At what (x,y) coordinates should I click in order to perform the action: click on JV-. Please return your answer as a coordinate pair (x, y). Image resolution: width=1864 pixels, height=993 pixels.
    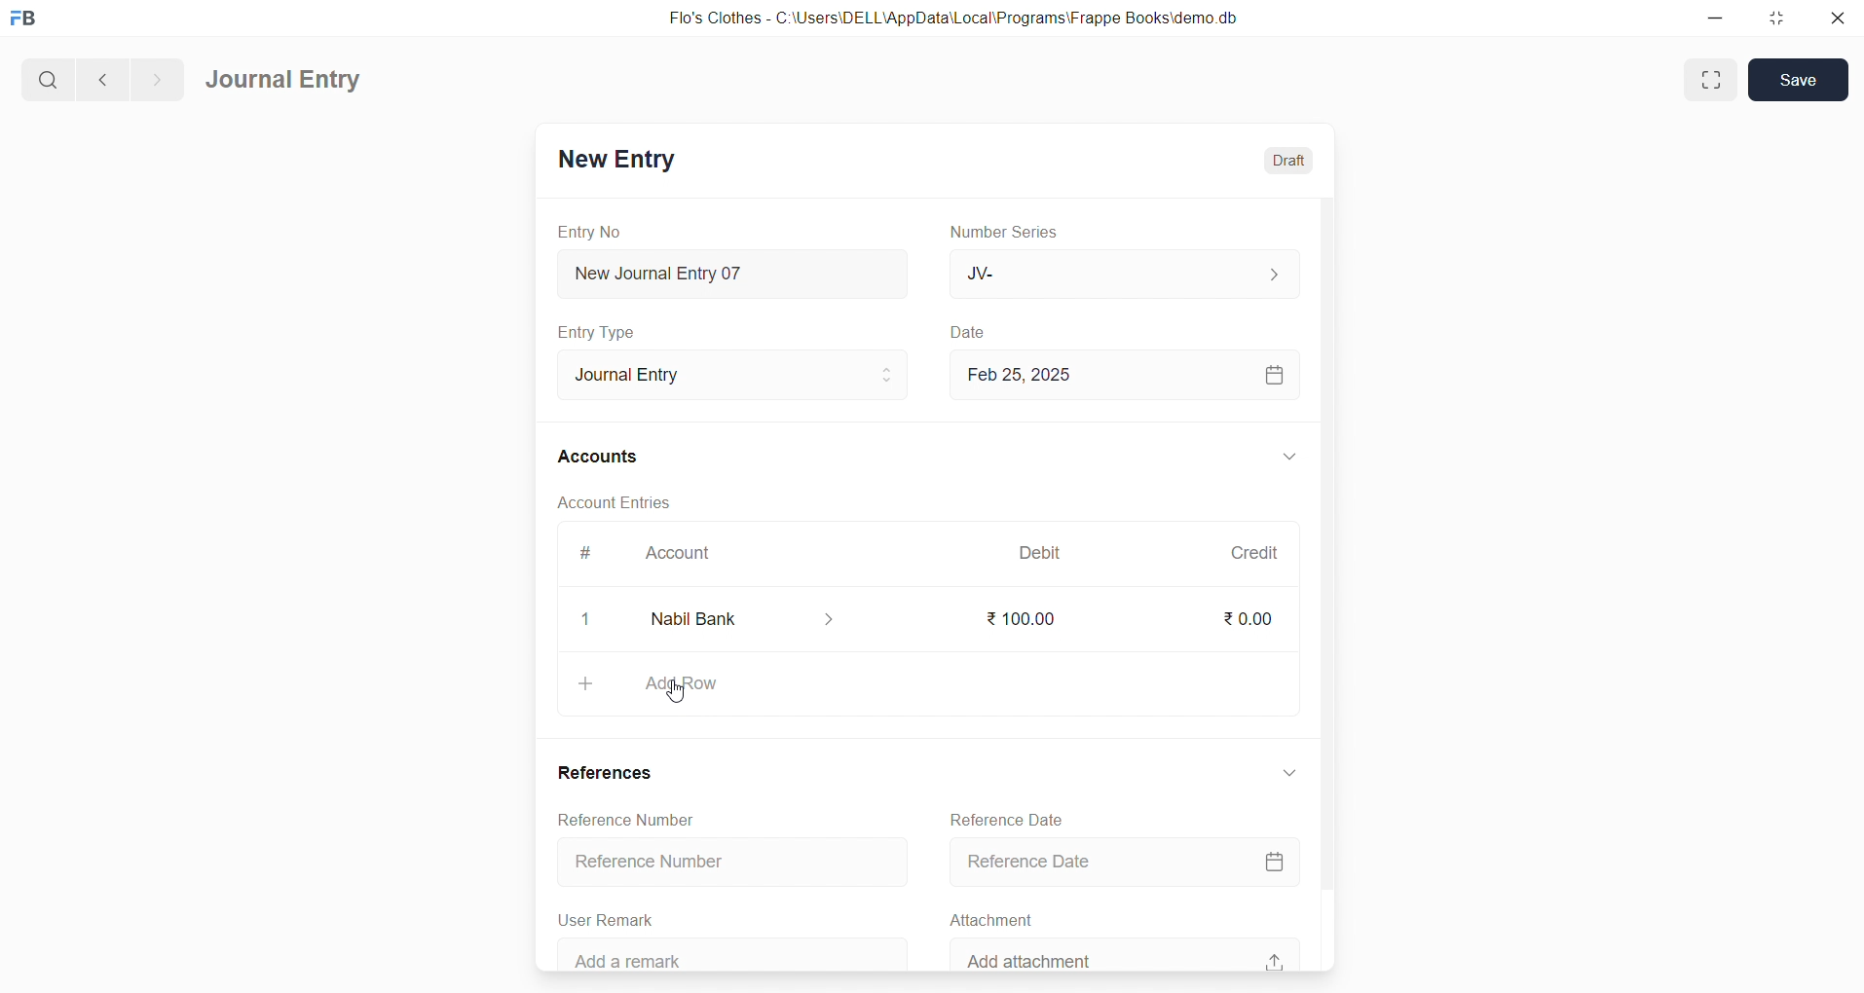
    Looking at the image, I should click on (1122, 275).